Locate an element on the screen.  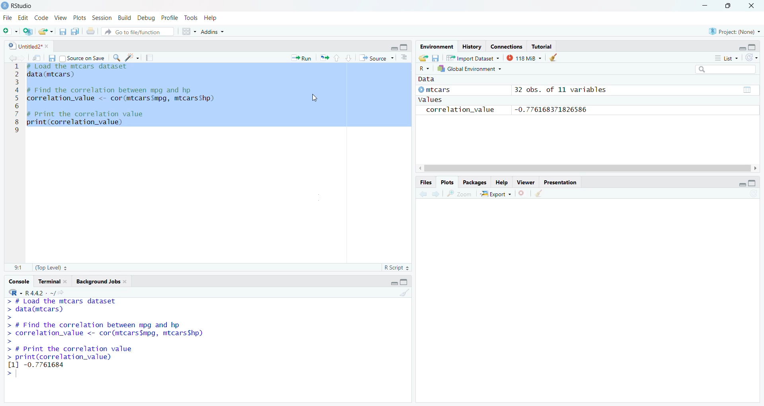
Find/Replace is located at coordinates (117, 57).